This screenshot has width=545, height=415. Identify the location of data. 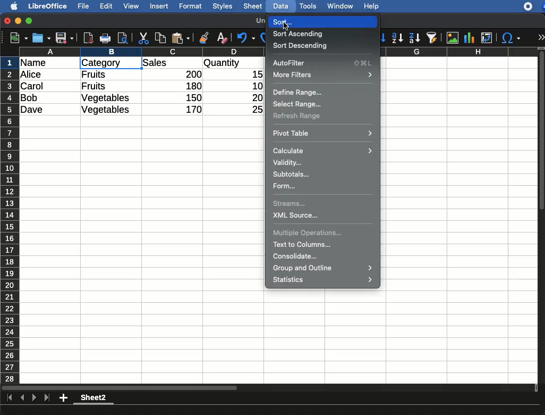
(280, 5).